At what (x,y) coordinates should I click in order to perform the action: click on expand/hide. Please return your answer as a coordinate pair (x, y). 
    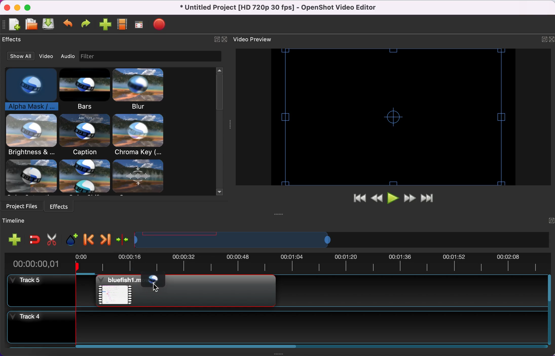
    Looking at the image, I should click on (547, 222).